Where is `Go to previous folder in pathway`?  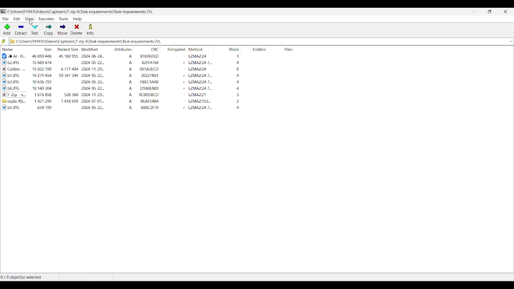 Go to previous folder in pathway is located at coordinates (4, 41).